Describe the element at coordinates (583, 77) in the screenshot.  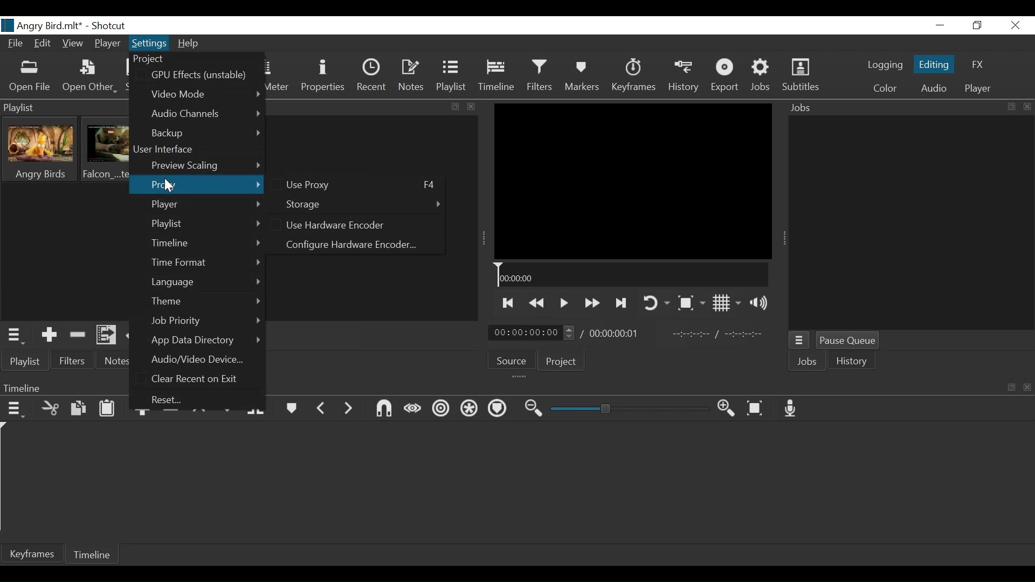
I see `Markers` at that location.